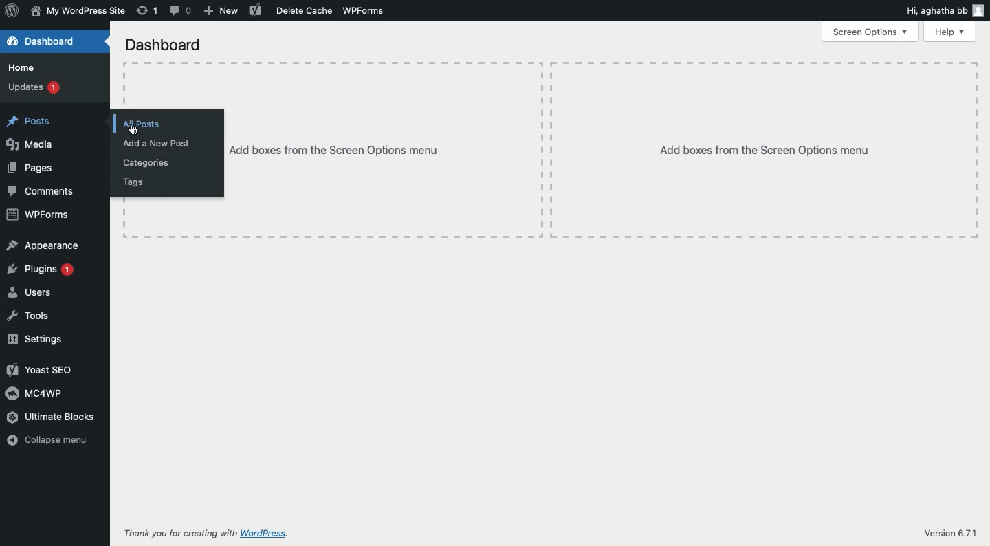 This screenshot has height=546, width=990. I want to click on Hi user, so click(945, 11).